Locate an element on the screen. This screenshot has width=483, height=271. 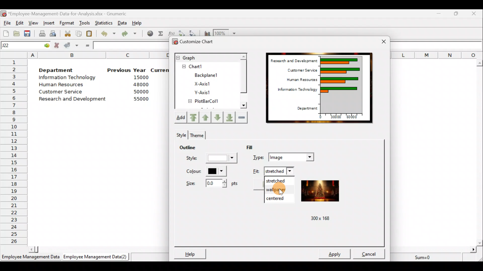
Accept change is located at coordinates (71, 46).